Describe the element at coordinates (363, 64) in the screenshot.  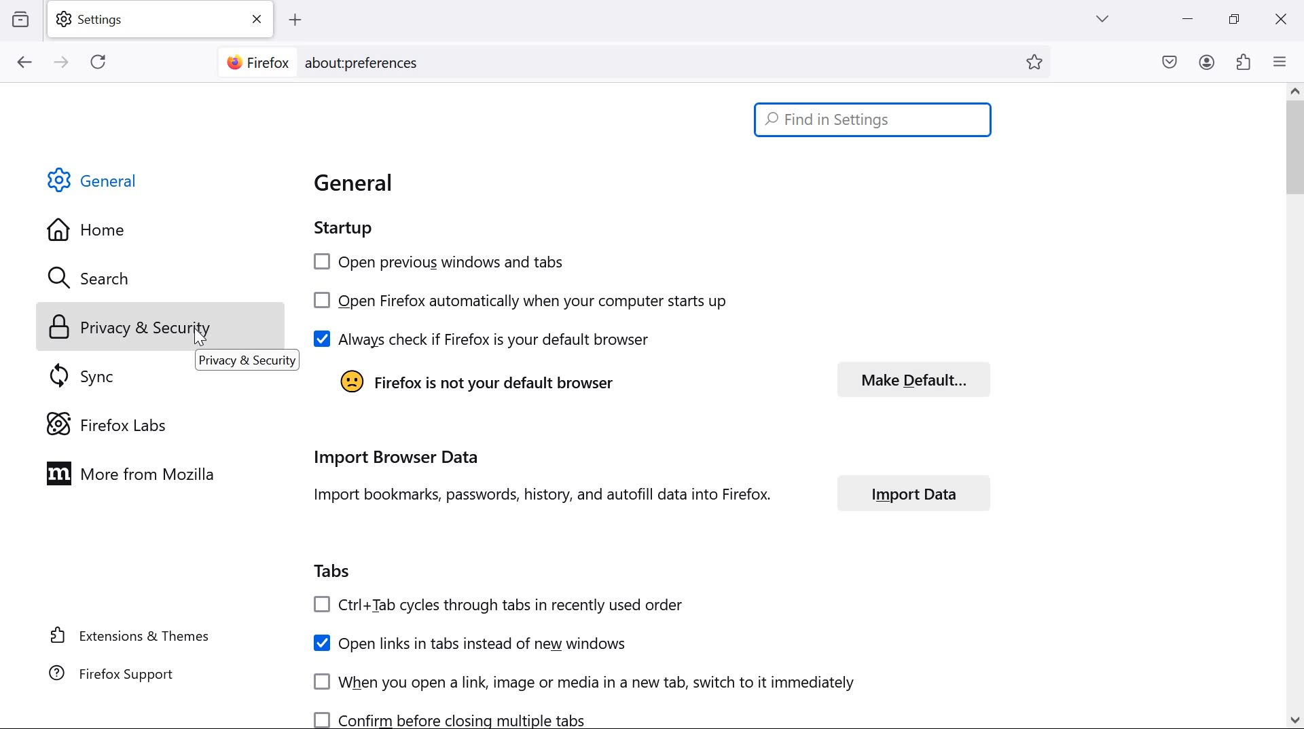
I see `about:preferences` at that location.